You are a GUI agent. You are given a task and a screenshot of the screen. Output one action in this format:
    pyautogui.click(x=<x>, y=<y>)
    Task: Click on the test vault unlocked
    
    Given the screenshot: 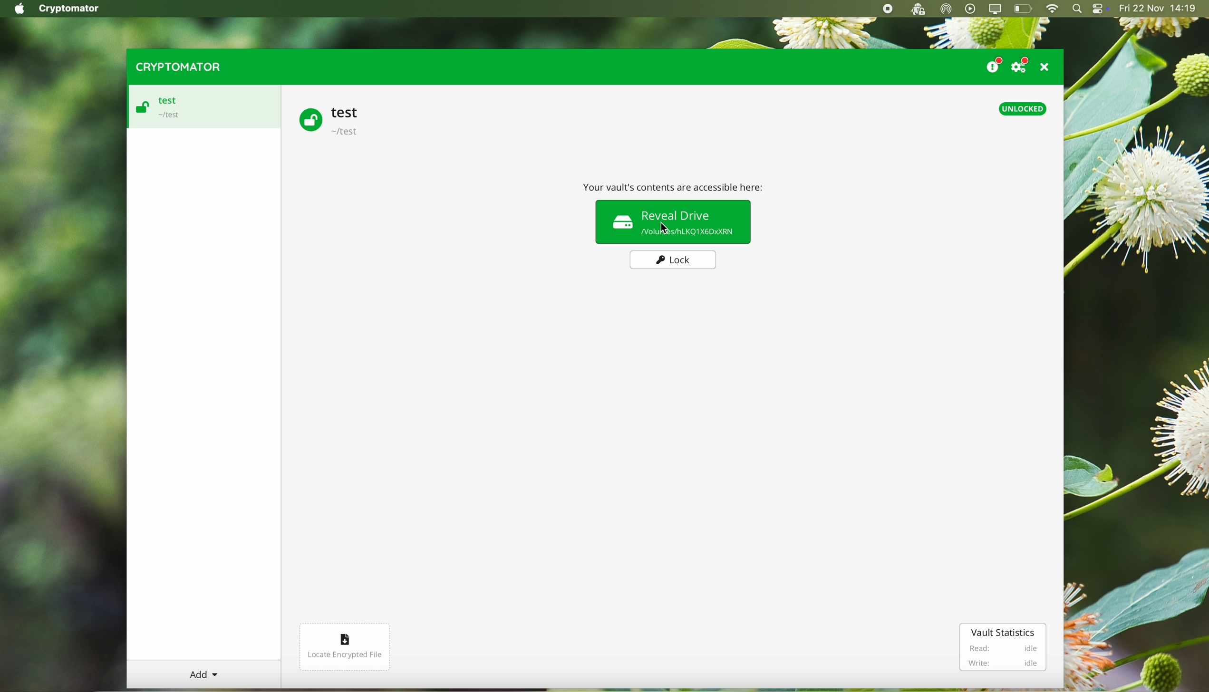 What is the action you would take?
    pyautogui.click(x=330, y=121)
    